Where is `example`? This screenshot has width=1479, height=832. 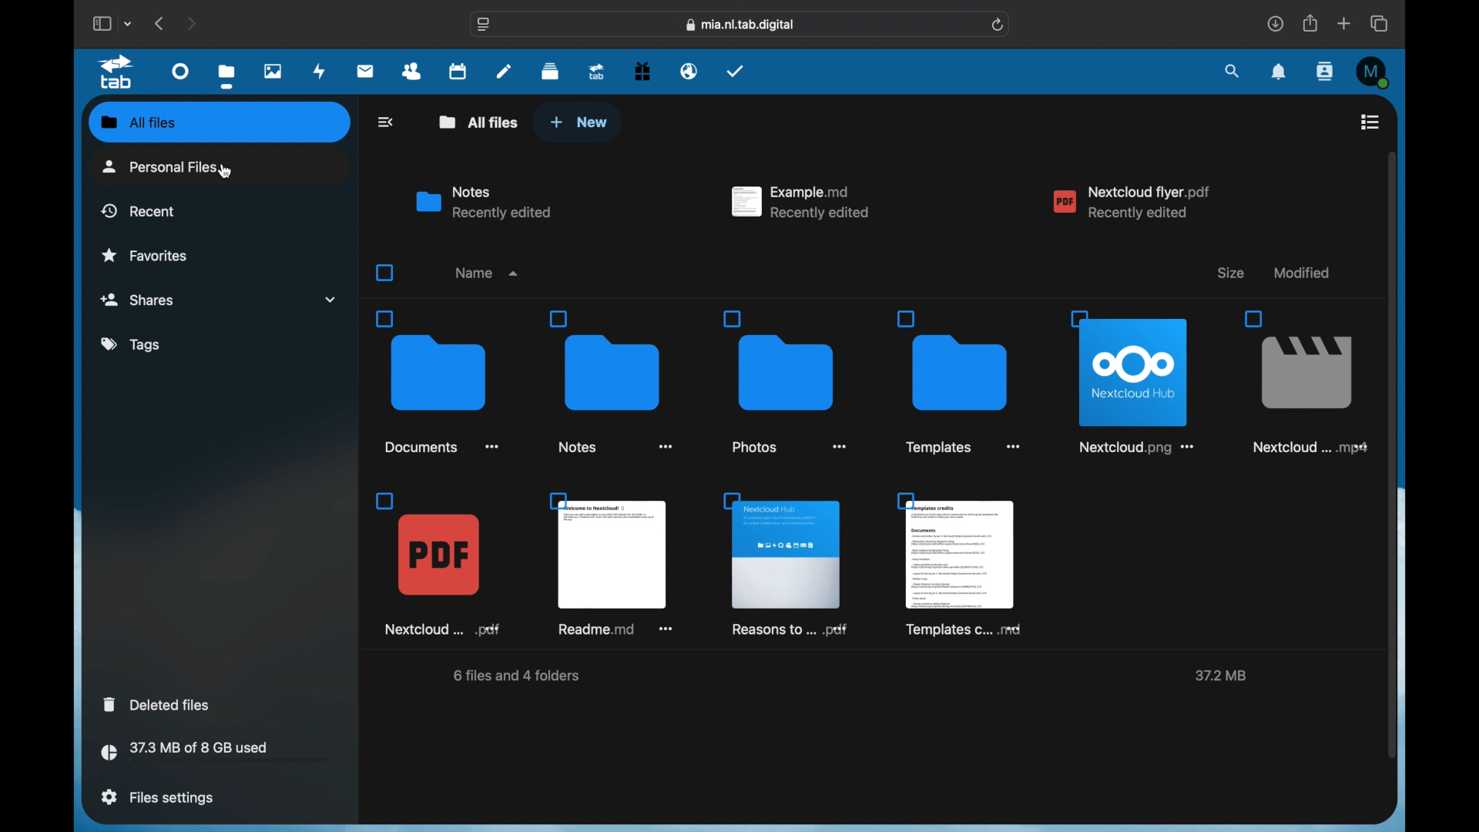 example is located at coordinates (801, 202).